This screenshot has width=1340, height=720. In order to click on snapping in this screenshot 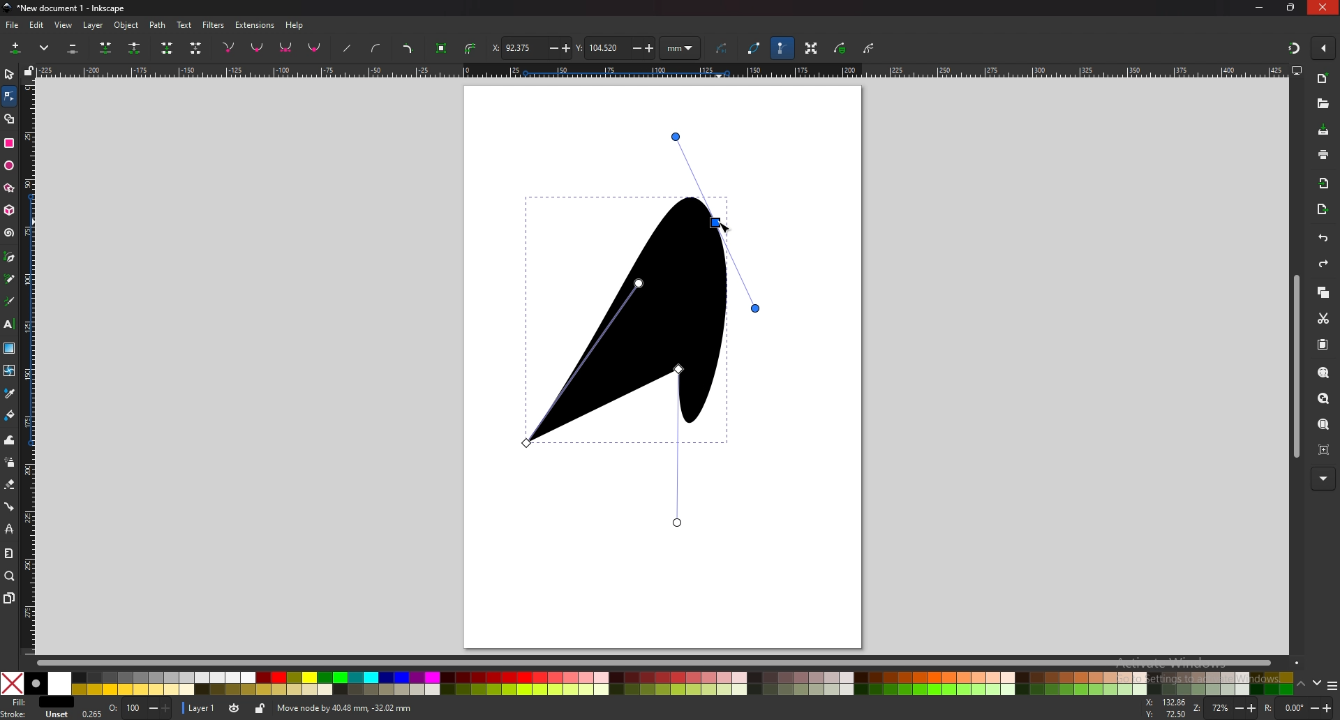, I will do `click(1294, 49)`.